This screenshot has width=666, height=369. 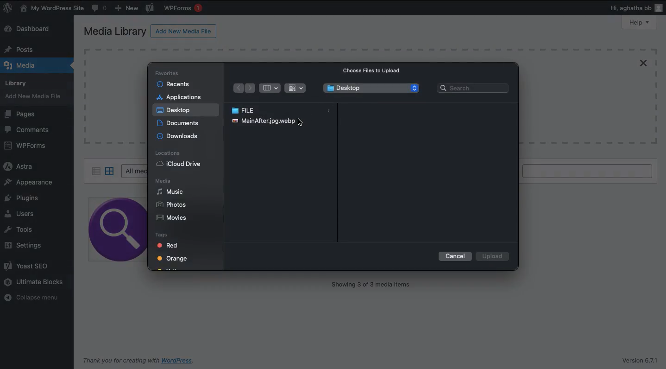 I want to click on Upload, so click(x=493, y=256).